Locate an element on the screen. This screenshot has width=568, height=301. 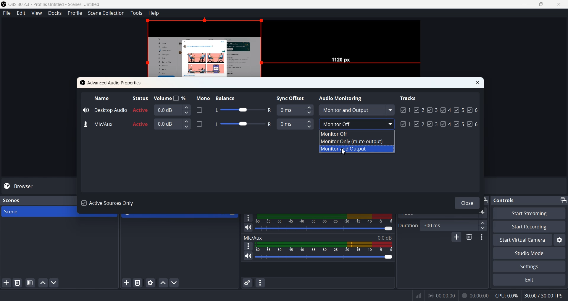
Browser is located at coordinates (38, 186).